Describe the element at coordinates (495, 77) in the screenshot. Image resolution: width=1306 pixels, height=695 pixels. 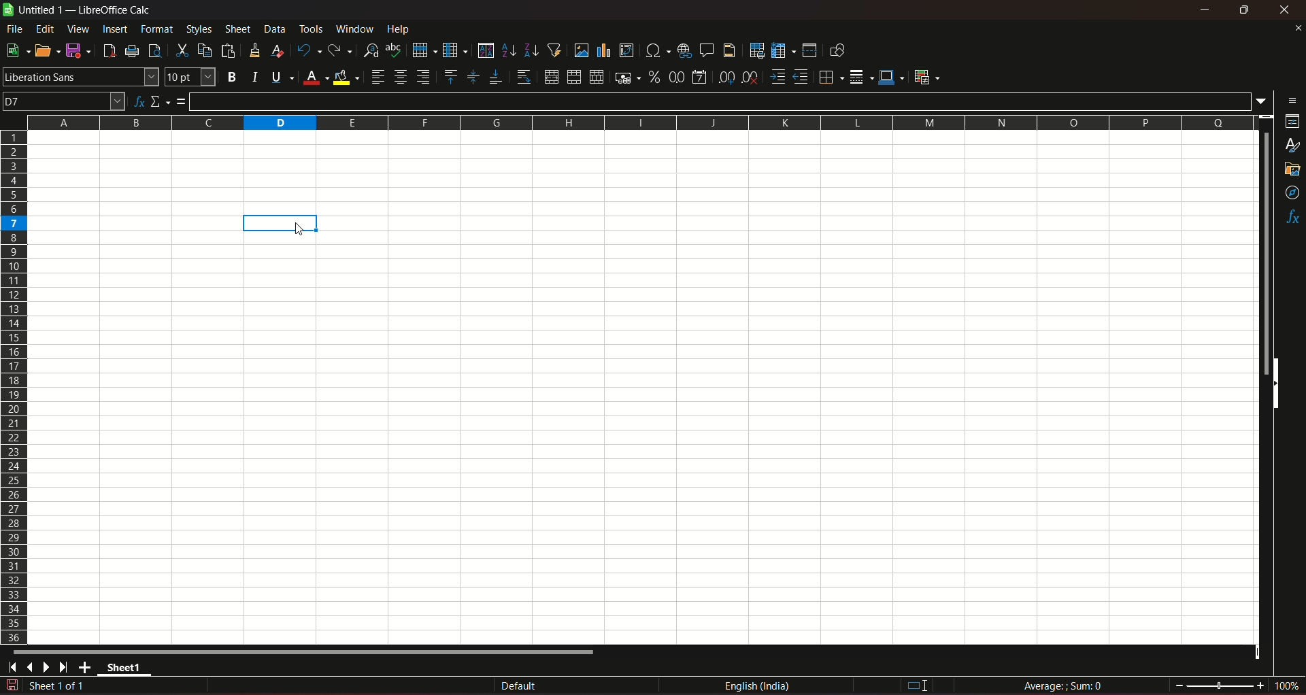
I see `align bottom` at that location.